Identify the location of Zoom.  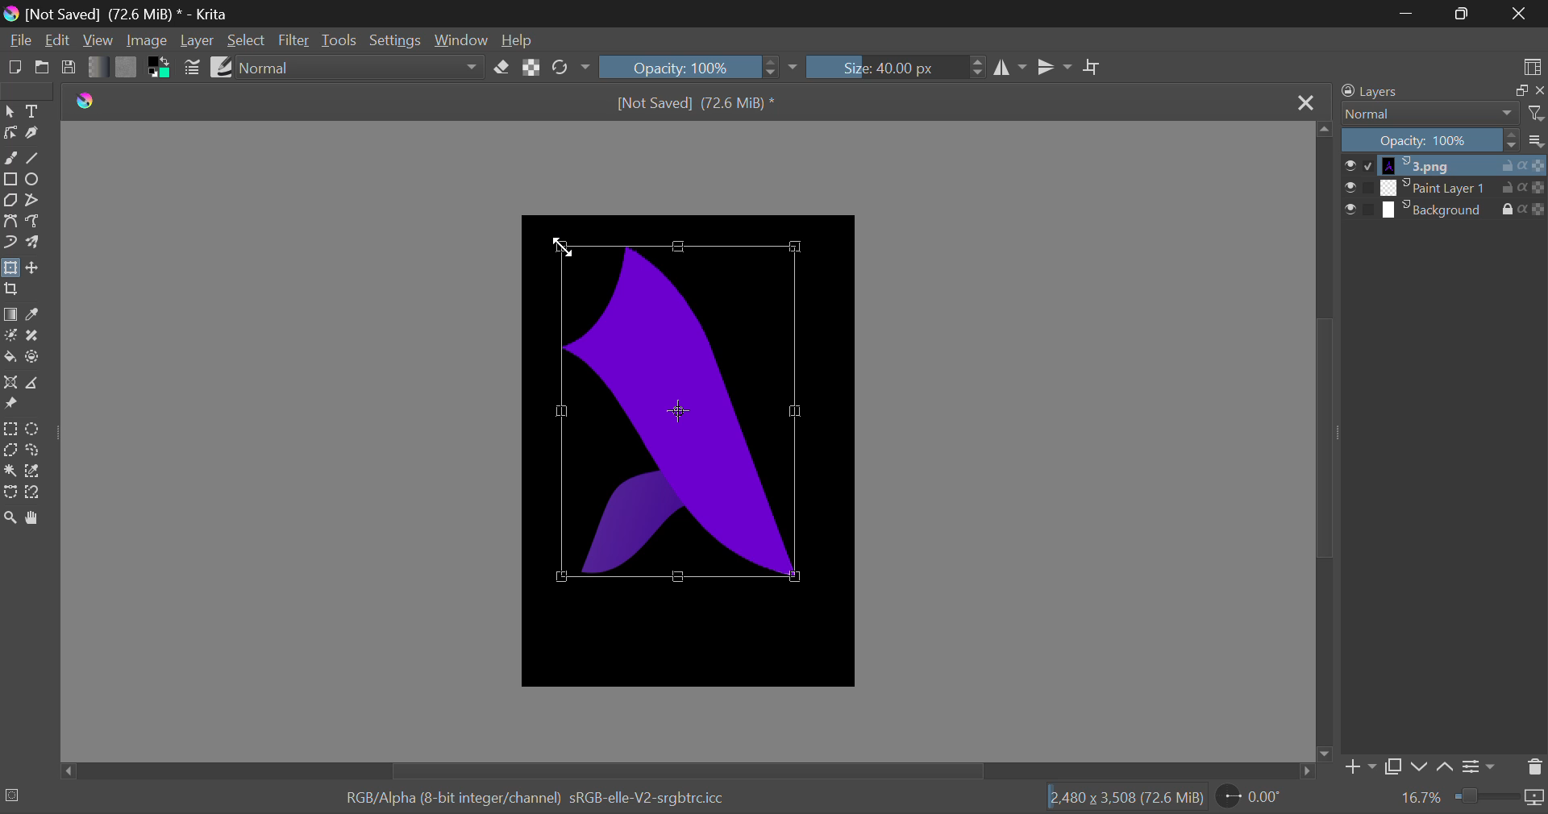
(10, 514).